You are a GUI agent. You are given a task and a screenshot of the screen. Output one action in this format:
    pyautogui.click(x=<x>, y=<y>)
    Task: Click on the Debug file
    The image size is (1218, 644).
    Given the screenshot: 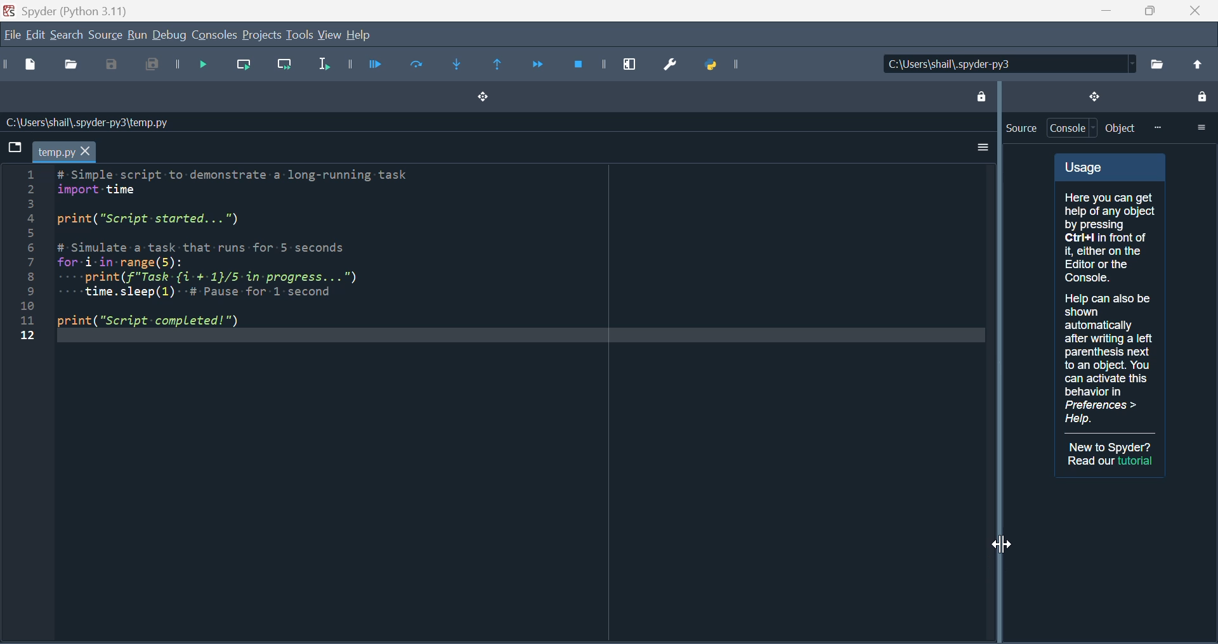 What is the action you would take?
    pyautogui.click(x=197, y=66)
    